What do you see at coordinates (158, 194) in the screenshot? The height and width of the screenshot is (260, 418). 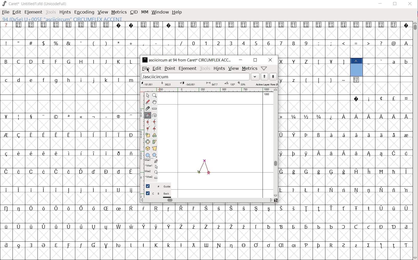 I see `background` at bounding box center [158, 194].